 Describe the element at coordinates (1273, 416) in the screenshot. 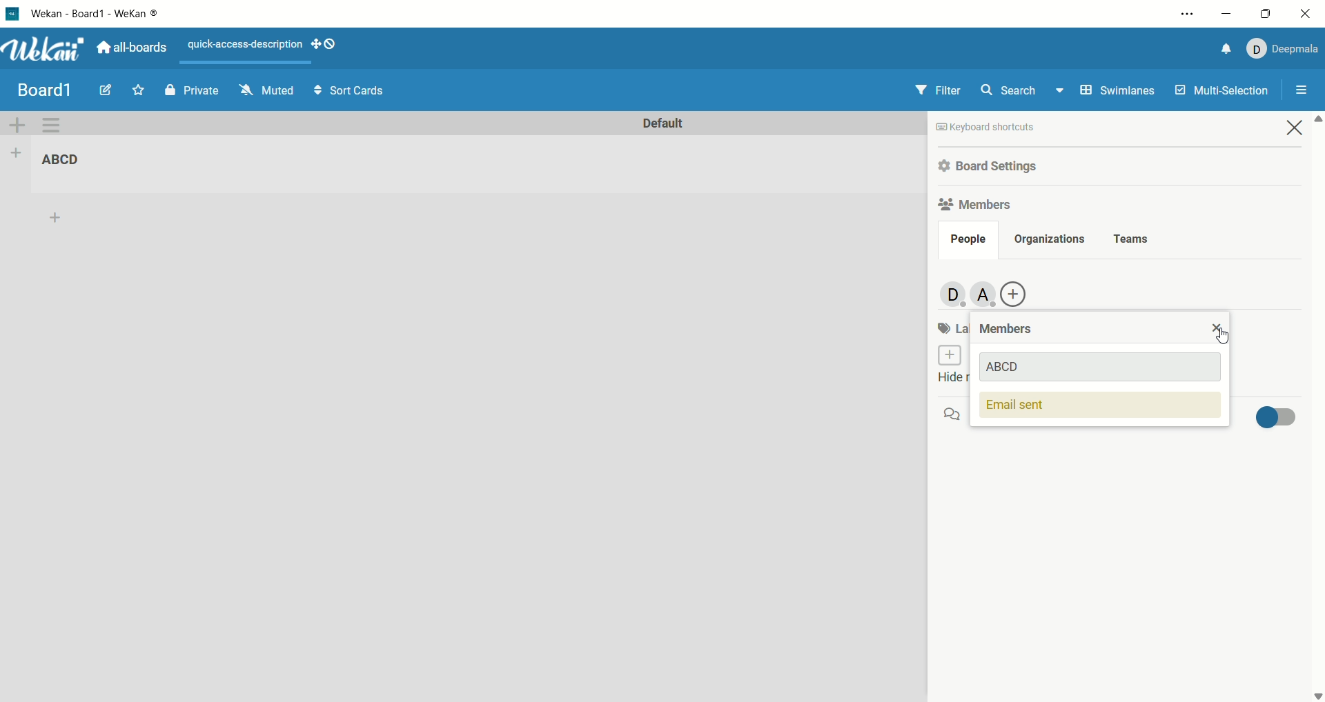

I see `toggle` at that location.